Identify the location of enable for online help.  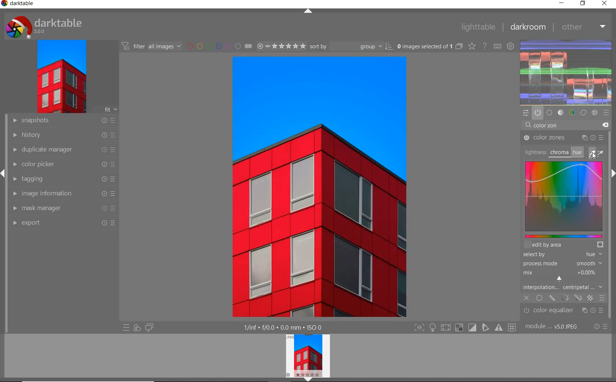
(485, 46).